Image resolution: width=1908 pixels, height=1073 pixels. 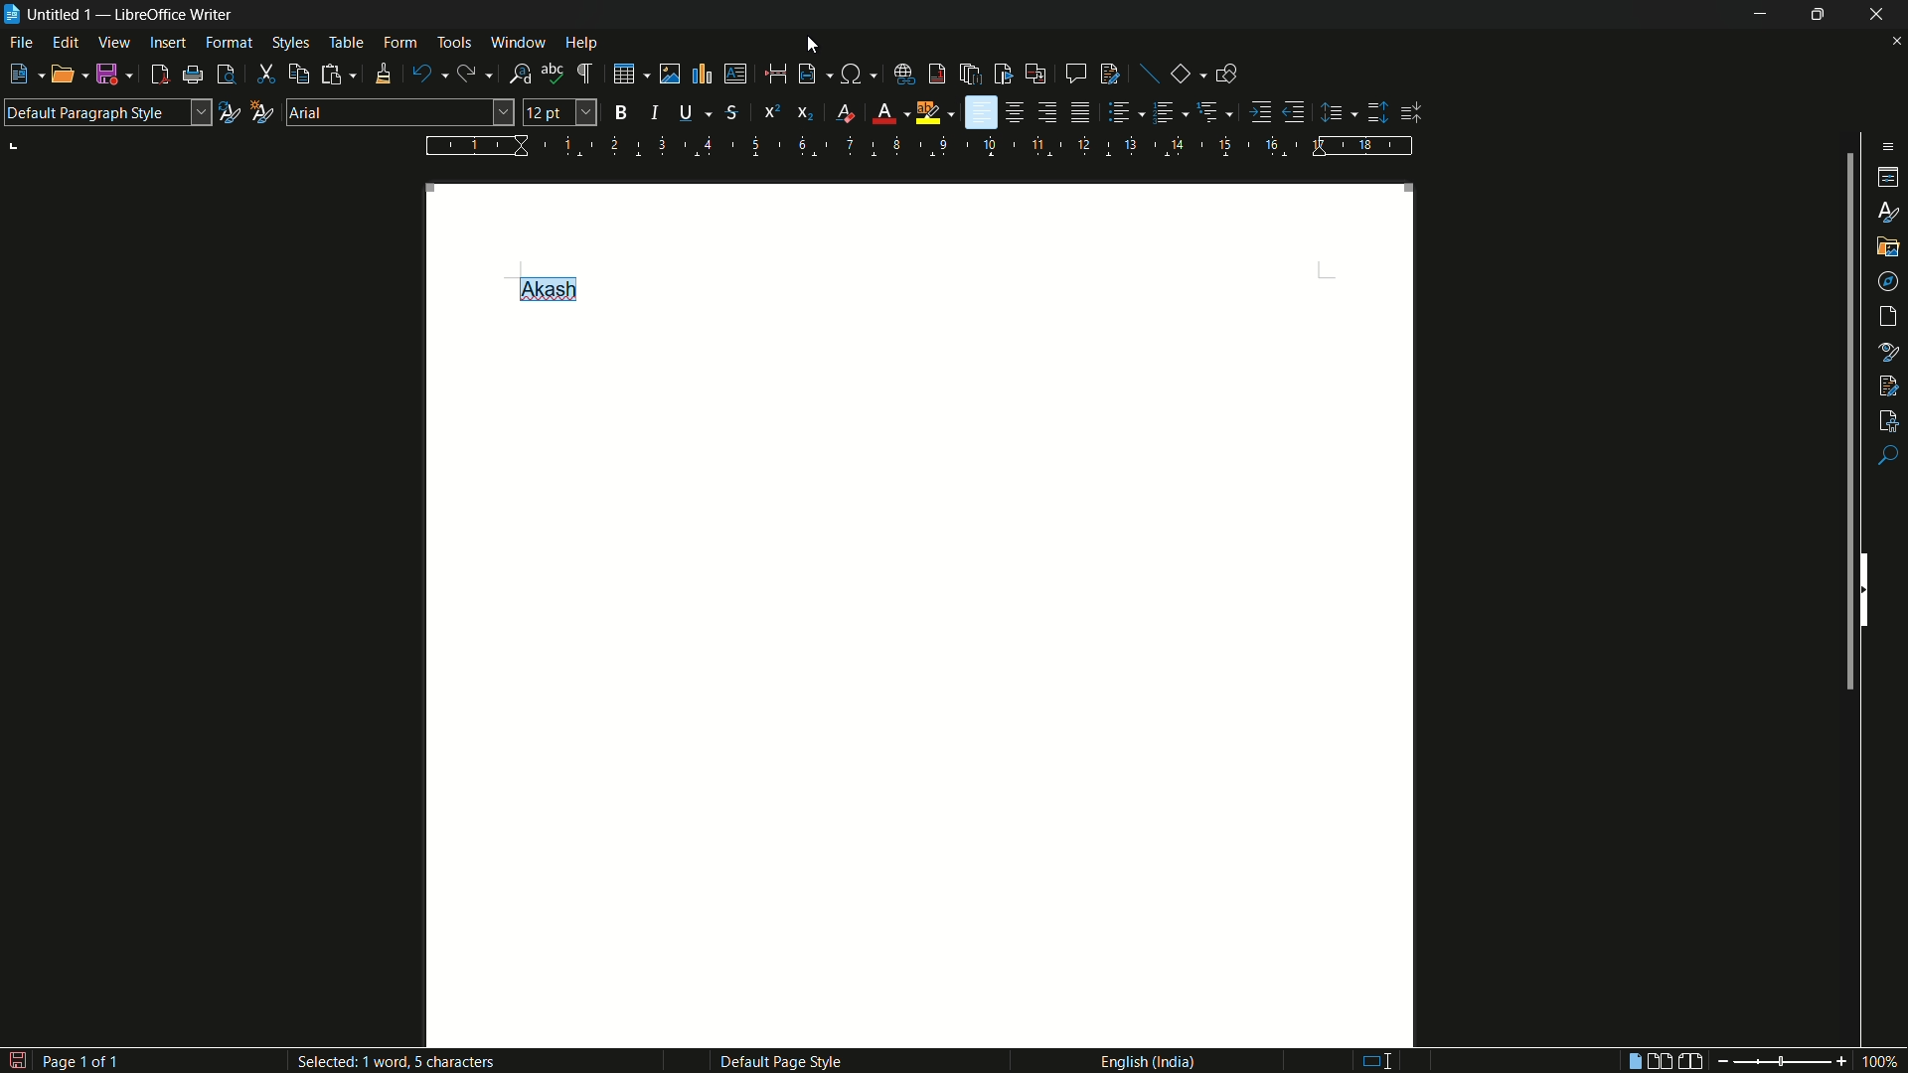 What do you see at coordinates (500, 109) in the screenshot?
I see `cursor` at bounding box center [500, 109].